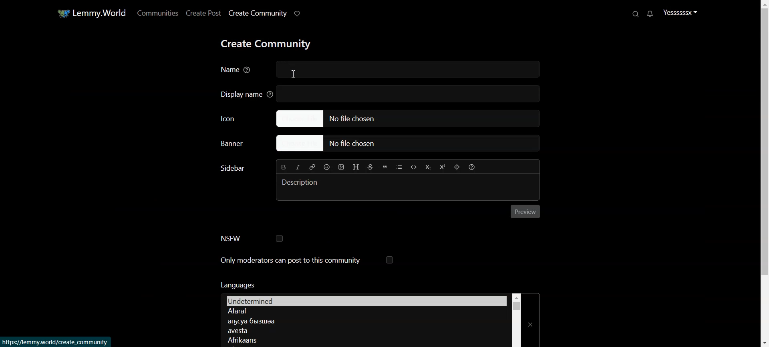 The image size is (769, 347). I want to click on Language, so click(365, 331).